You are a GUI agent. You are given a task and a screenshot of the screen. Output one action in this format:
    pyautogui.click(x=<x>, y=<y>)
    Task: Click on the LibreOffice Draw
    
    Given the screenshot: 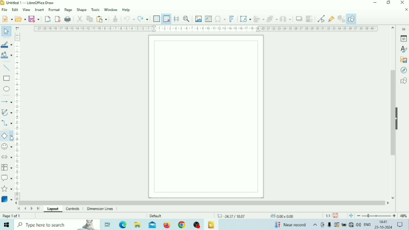 What is the action you would take?
    pyautogui.click(x=211, y=225)
    